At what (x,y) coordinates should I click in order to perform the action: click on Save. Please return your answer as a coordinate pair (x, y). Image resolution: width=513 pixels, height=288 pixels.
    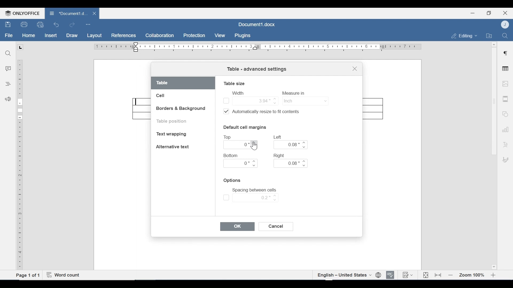
    Looking at the image, I should click on (8, 25).